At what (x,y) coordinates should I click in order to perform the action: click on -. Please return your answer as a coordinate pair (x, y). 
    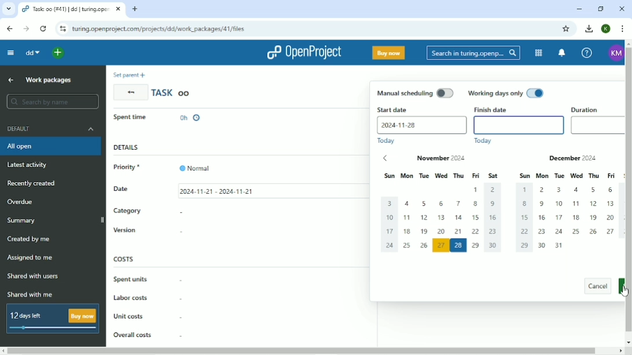
    Looking at the image, I should click on (181, 316).